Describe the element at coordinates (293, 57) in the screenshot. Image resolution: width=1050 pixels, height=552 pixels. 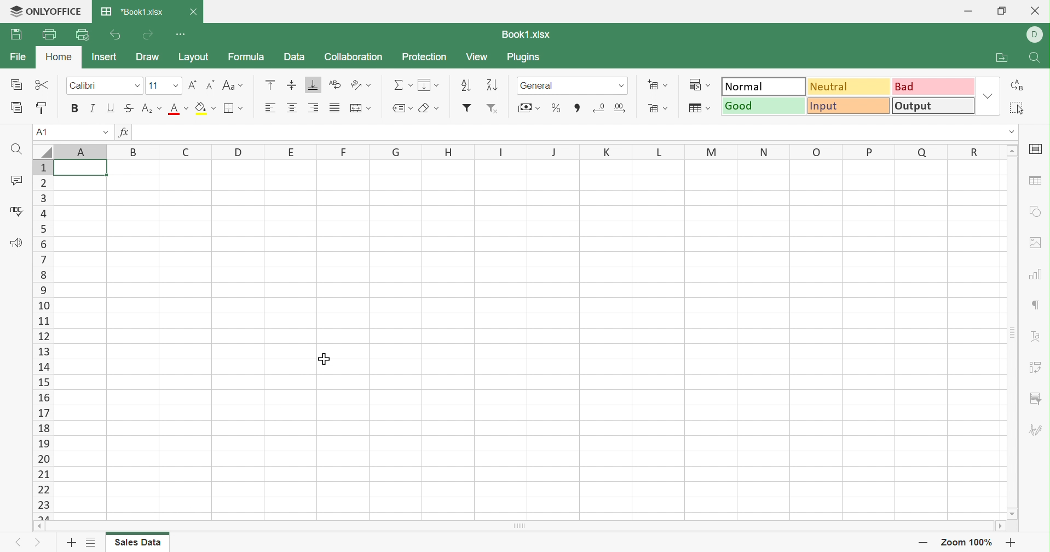
I see `Data` at that location.